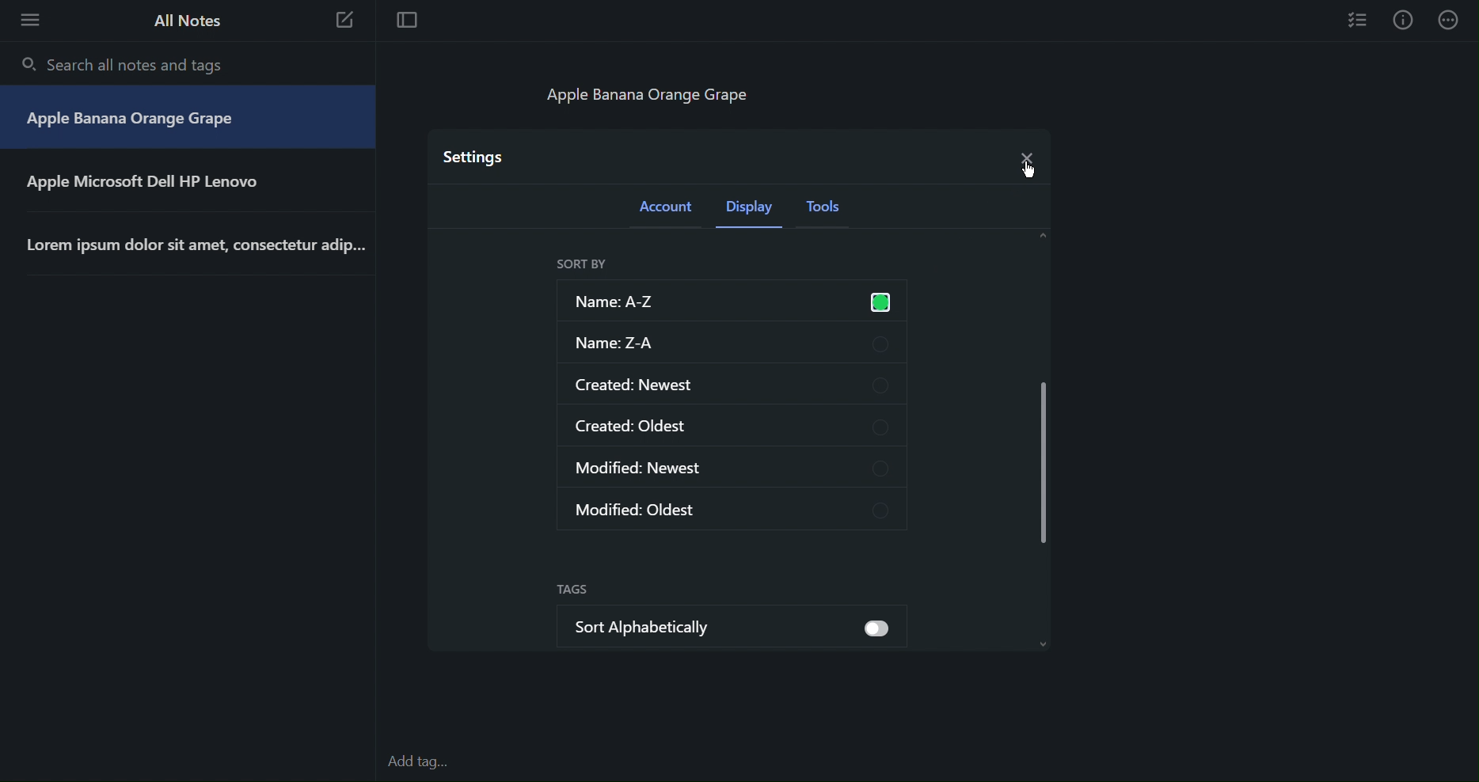 The image size is (1479, 782). What do you see at coordinates (426, 763) in the screenshot?
I see `Add tag` at bounding box center [426, 763].